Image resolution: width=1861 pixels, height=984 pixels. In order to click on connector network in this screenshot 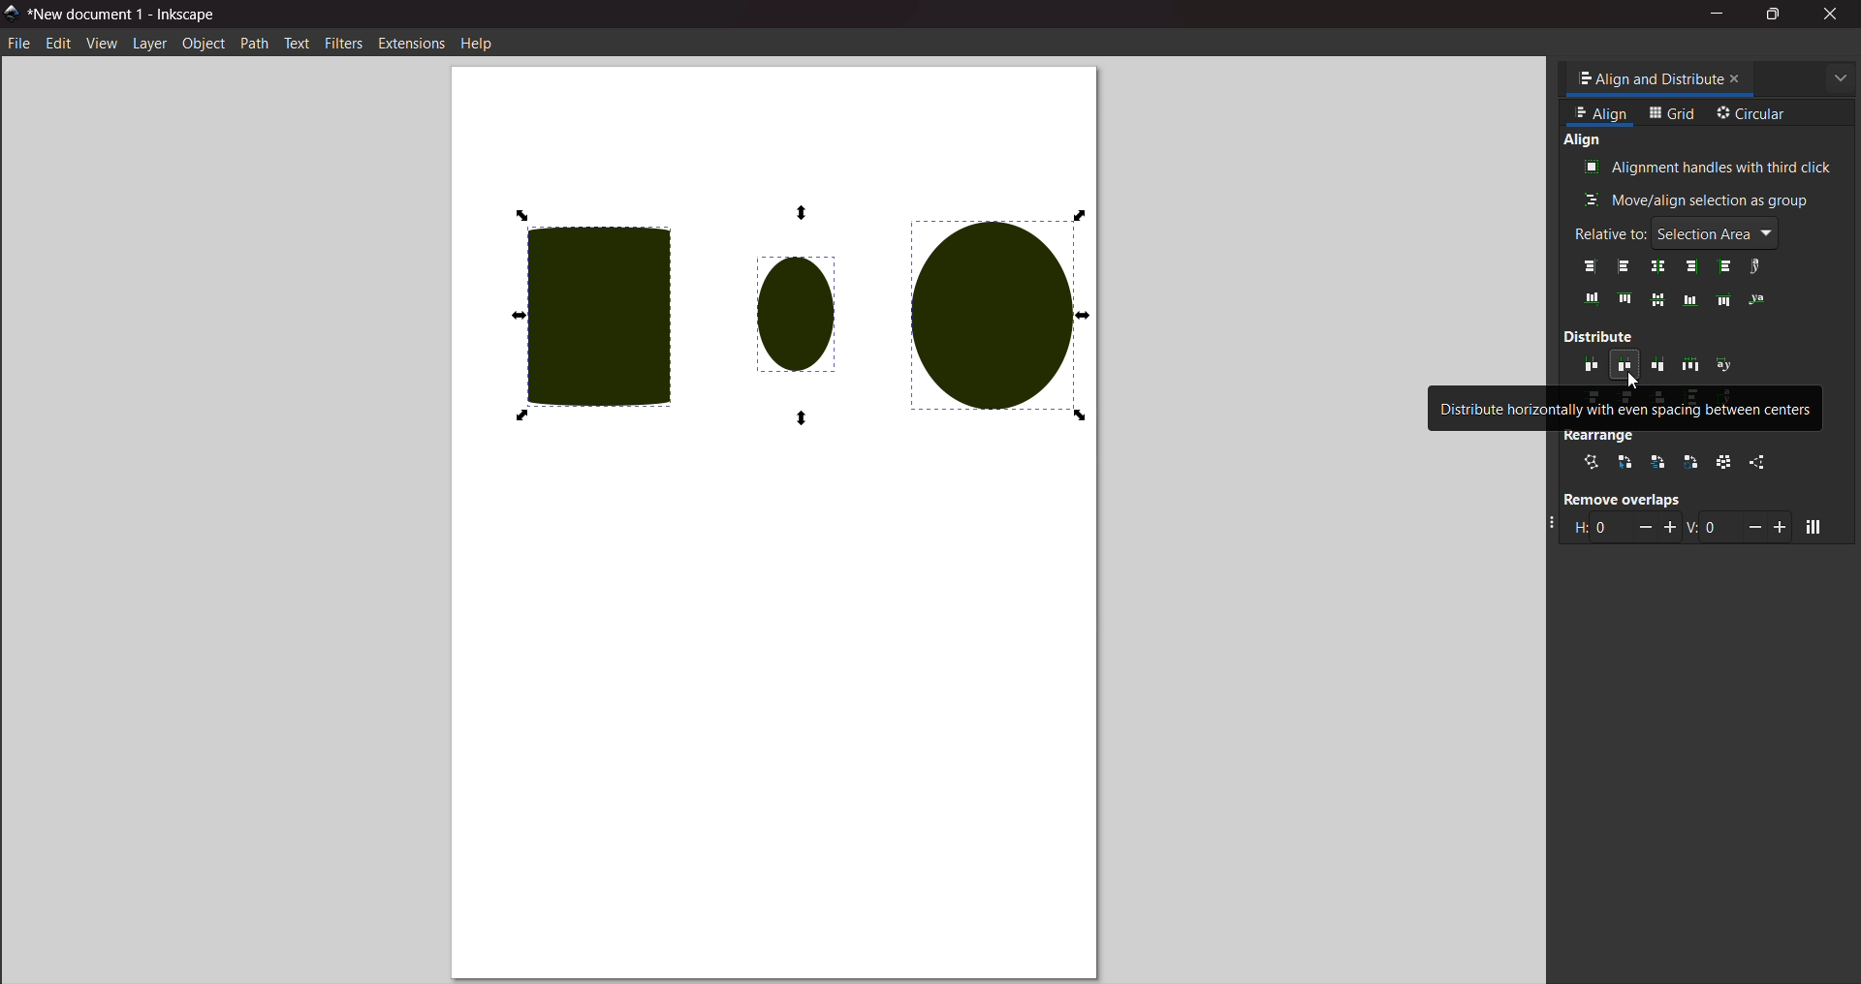, I will do `click(1590, 462)`.